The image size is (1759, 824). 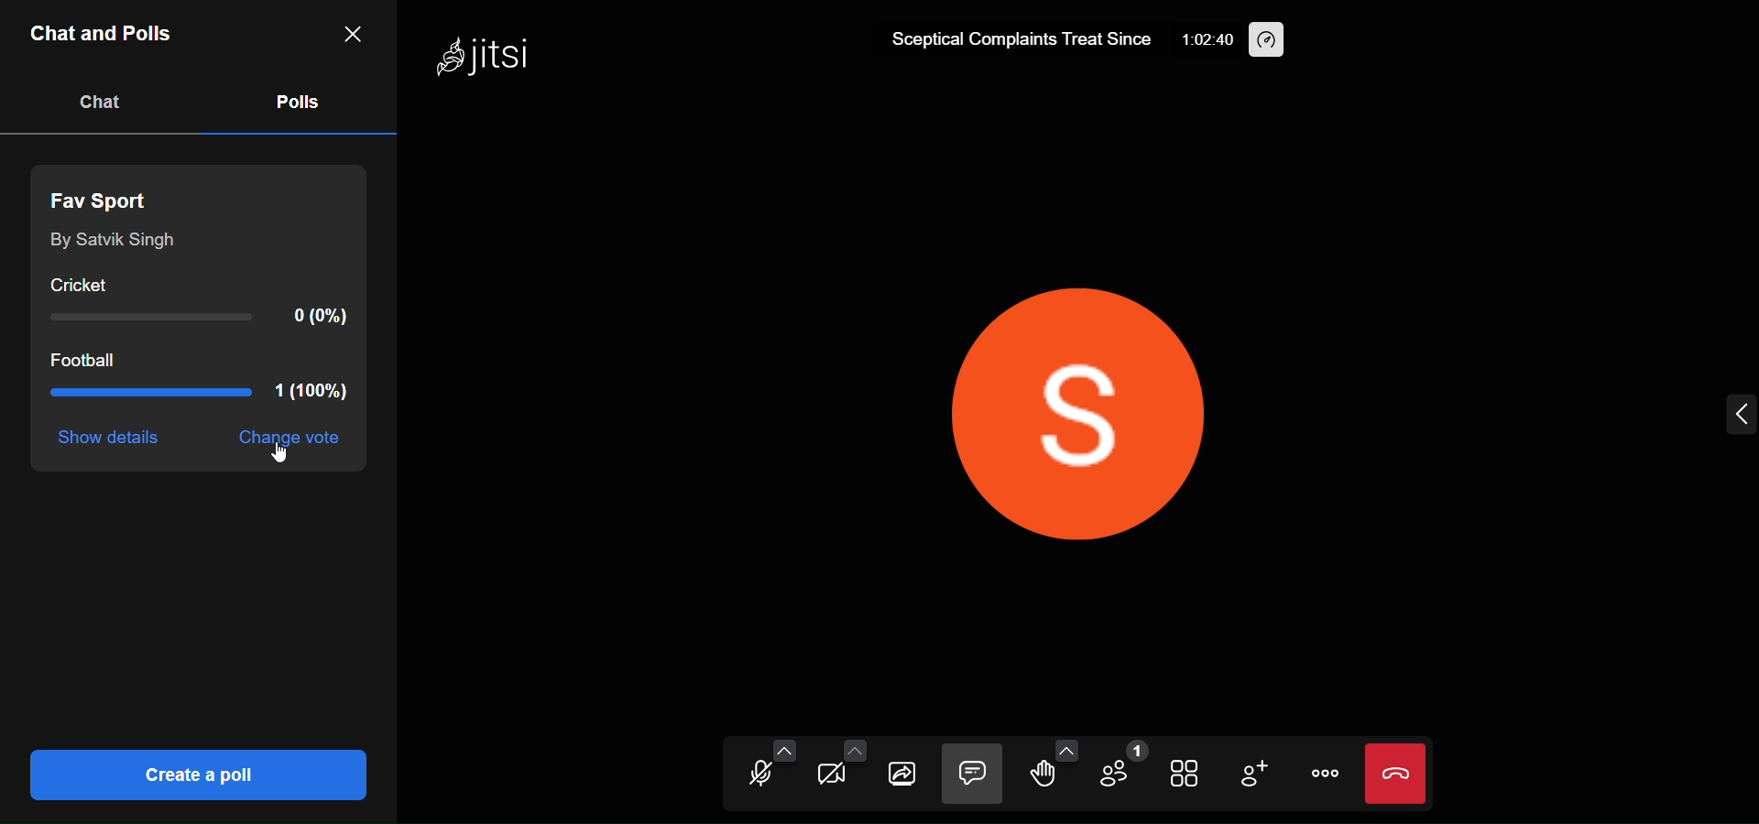 I want to click on leave call, so click(x=1395, y=774).